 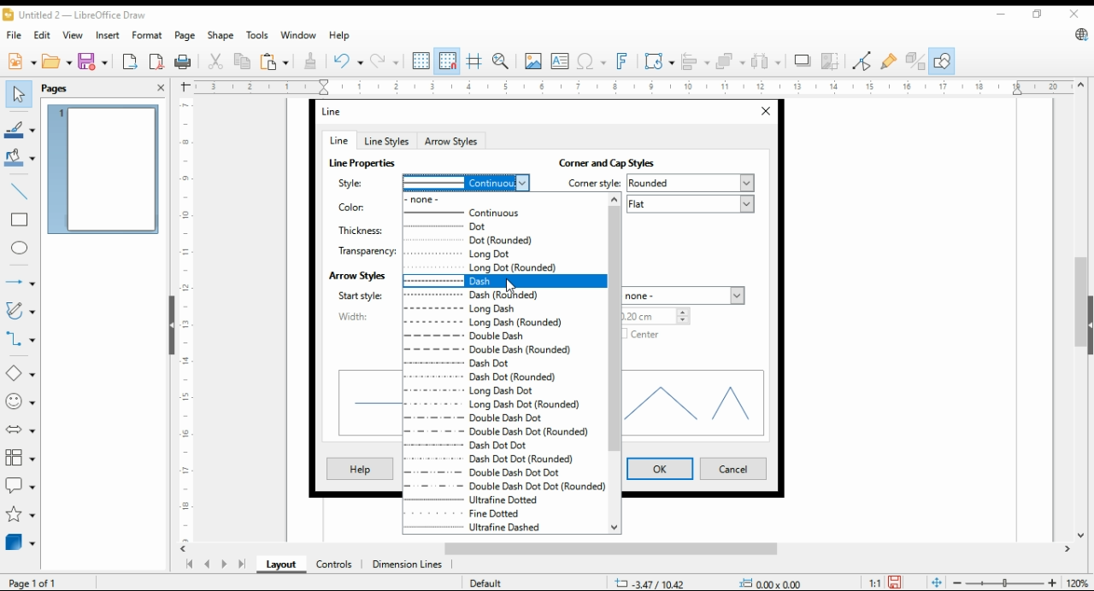 I want to click on dash rounded, so click(x=504, y=295).